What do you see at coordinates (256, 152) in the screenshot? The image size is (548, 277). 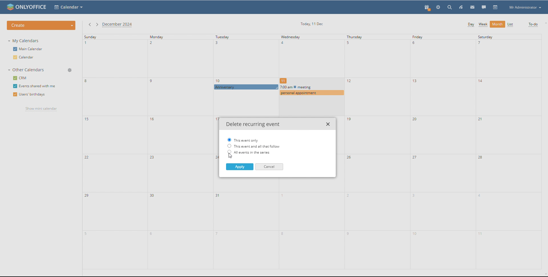 I see `all events in the series` at bounding box center [256, 152].